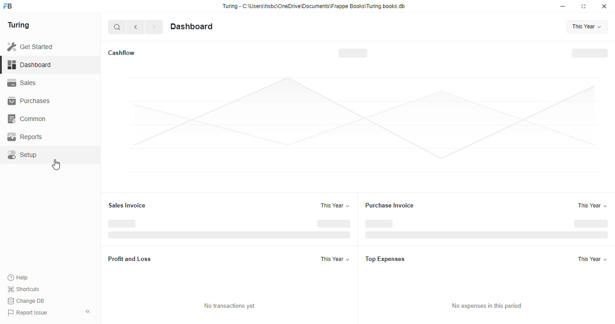 Image resolution: width=615 pixels, height=324 pixels. Describe the element at coordinates (127, 205) in the screenshot. I see `sales invoice` at that location.